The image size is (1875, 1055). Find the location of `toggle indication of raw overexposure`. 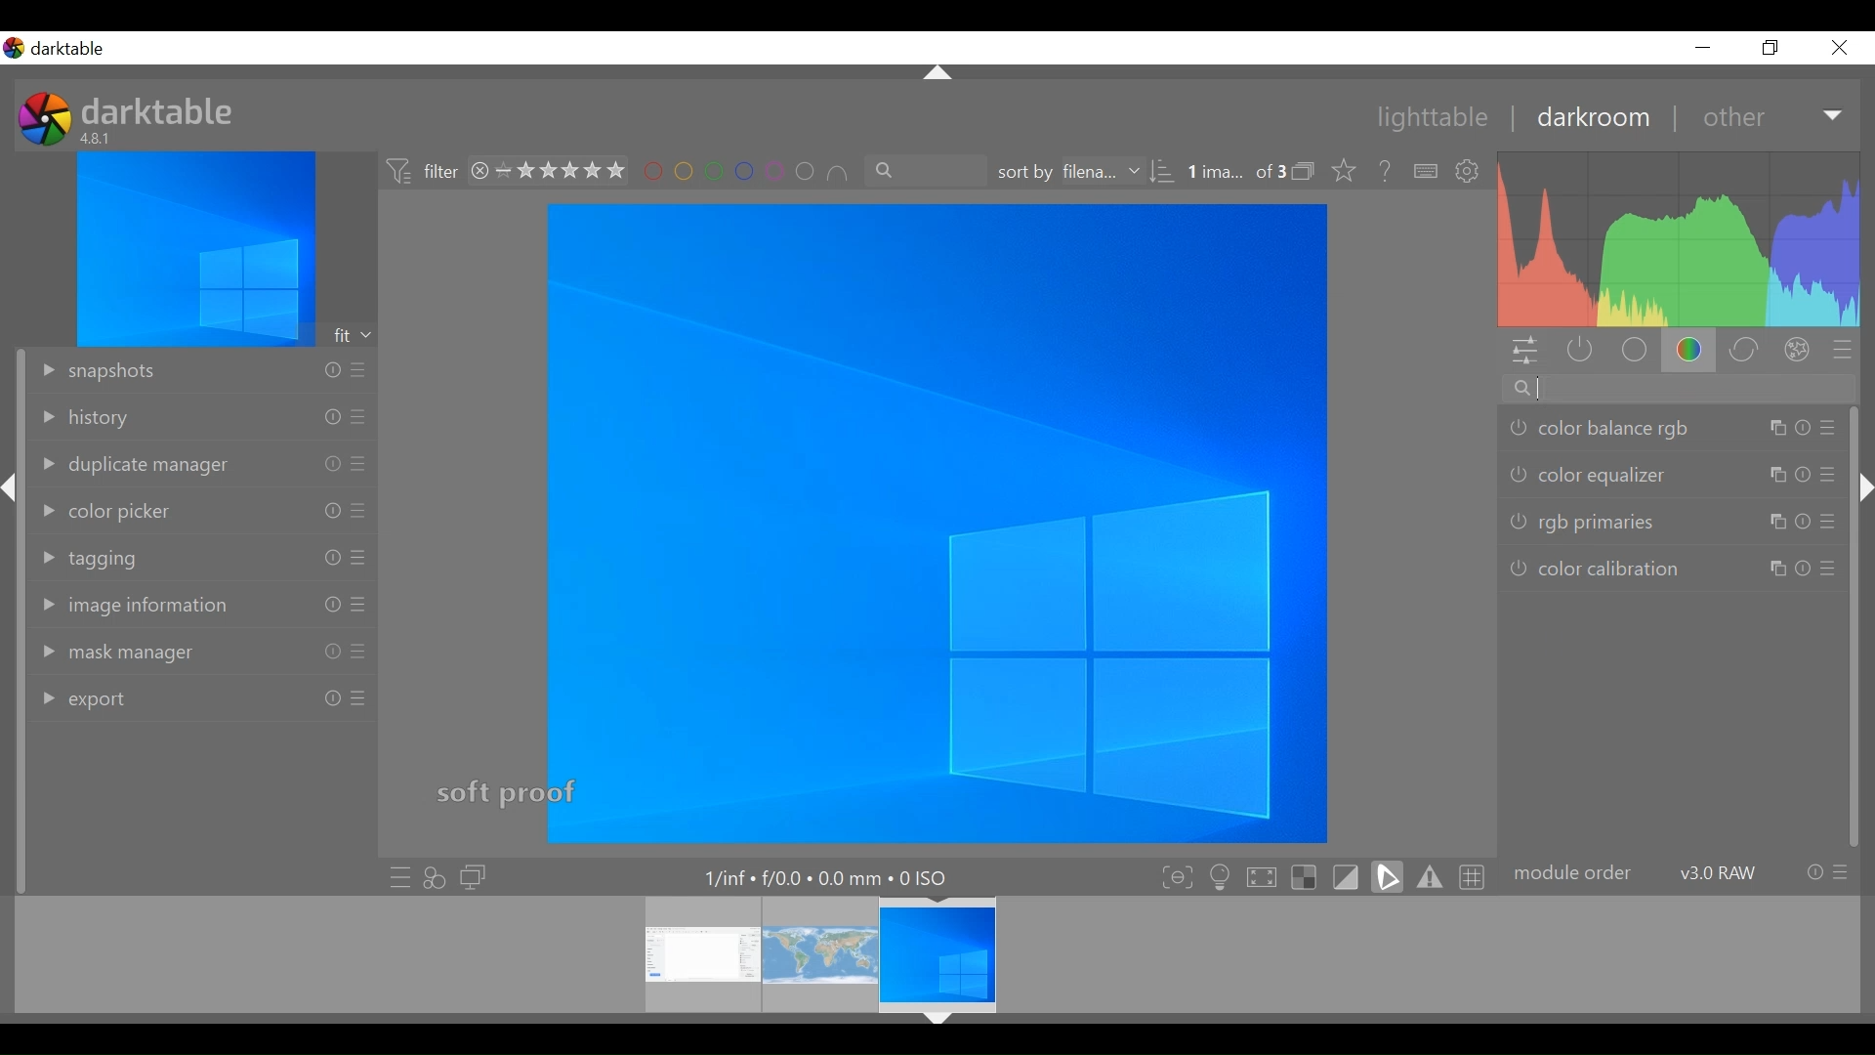

toggle indication of raw overexposure is located at coordinates (1303, 875).